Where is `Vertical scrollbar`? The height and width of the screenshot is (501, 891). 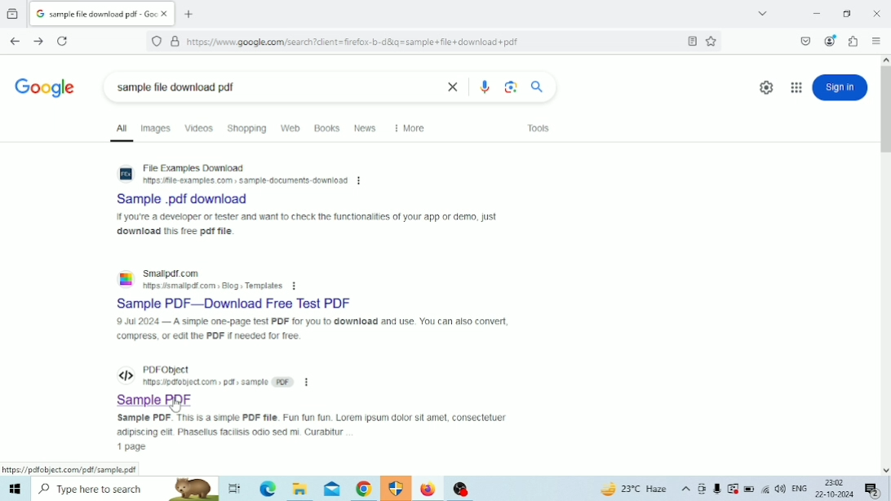
Vertical scrollbar is located at coordinates (885, 109).